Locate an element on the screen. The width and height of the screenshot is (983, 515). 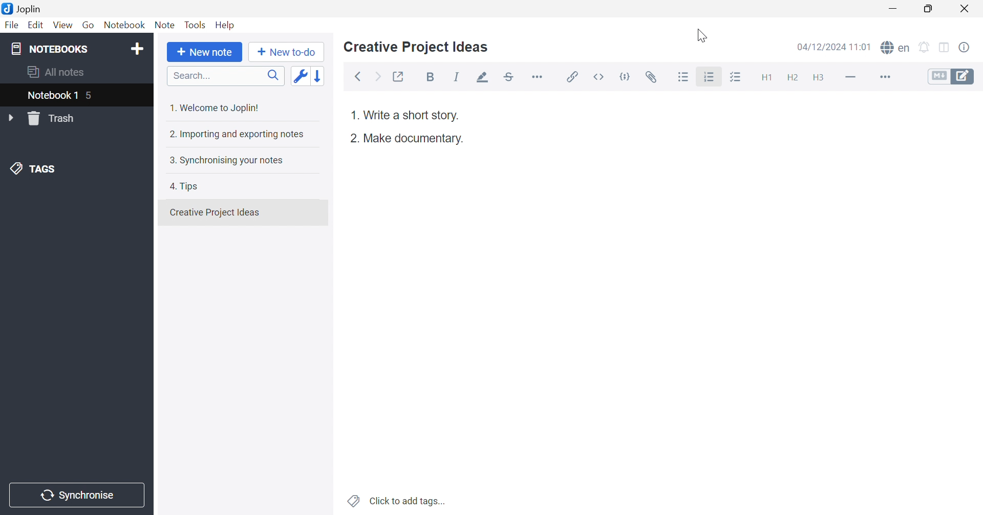
Add notebook is located at coordinates (137, 48).